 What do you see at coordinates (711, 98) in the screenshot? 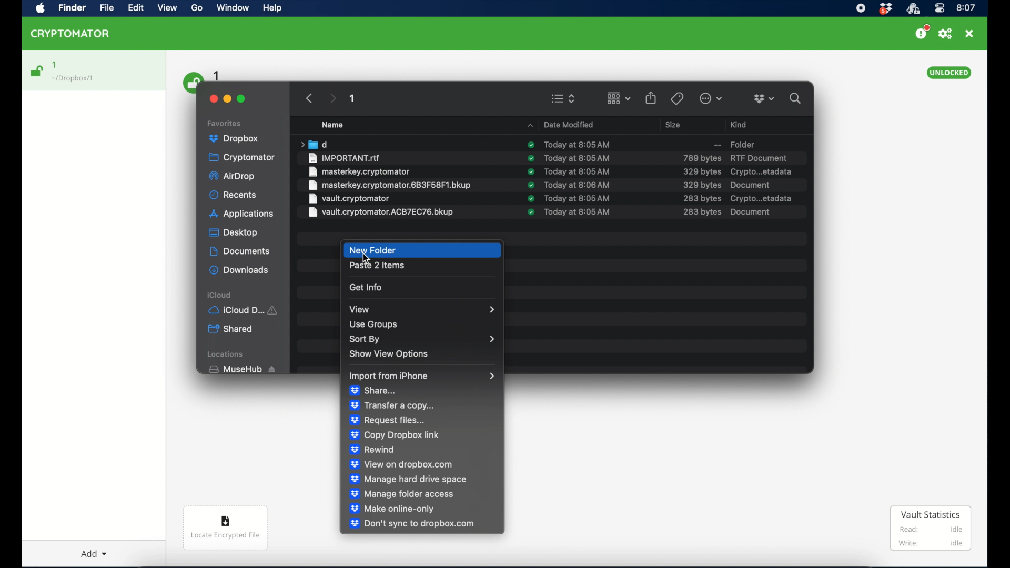
I see `more options` at bounding box center [711, 98].